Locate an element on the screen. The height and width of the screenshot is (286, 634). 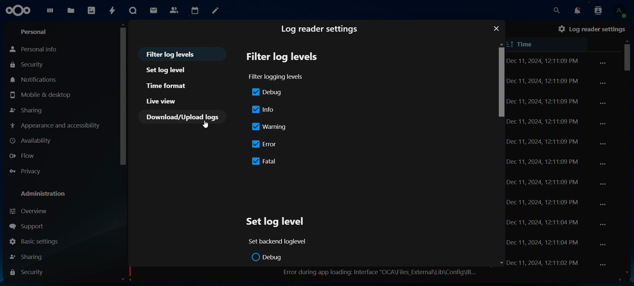
.. is located at coordinates (603, 63).